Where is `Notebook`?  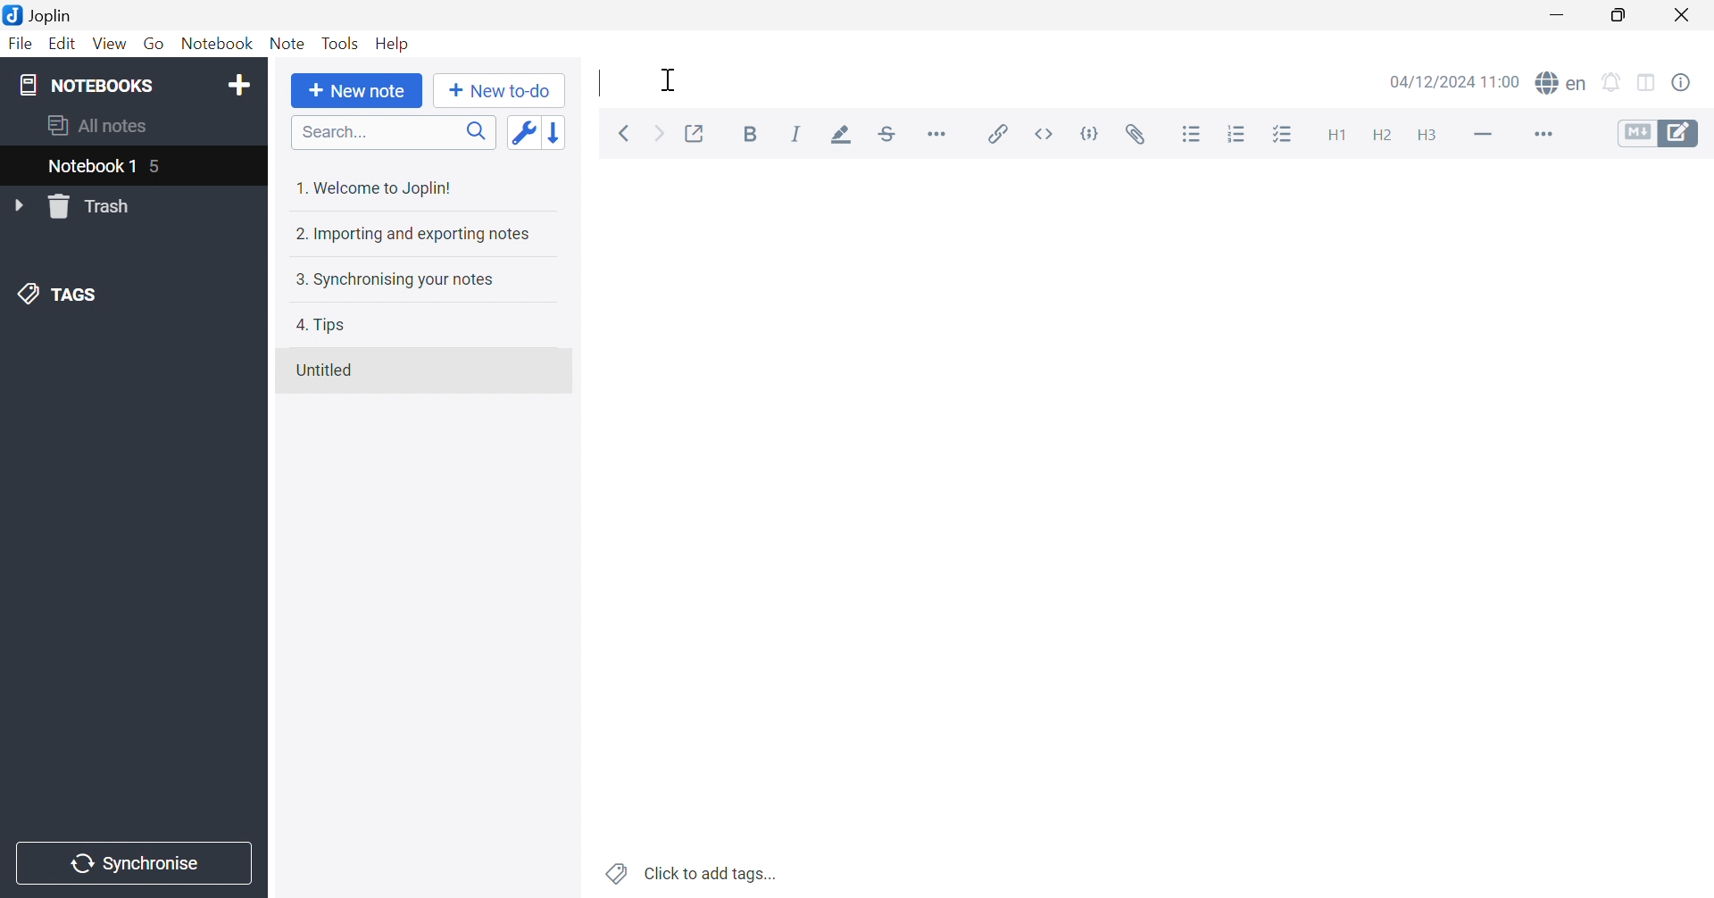 Notebook is located at coordinates (220, 46).